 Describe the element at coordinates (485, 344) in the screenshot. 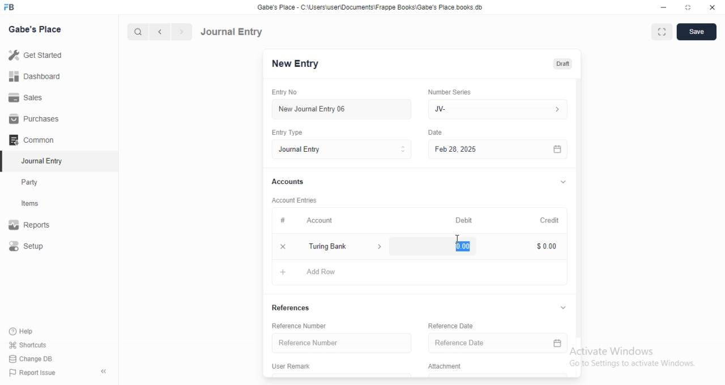

I see `Reference Date` at that location.